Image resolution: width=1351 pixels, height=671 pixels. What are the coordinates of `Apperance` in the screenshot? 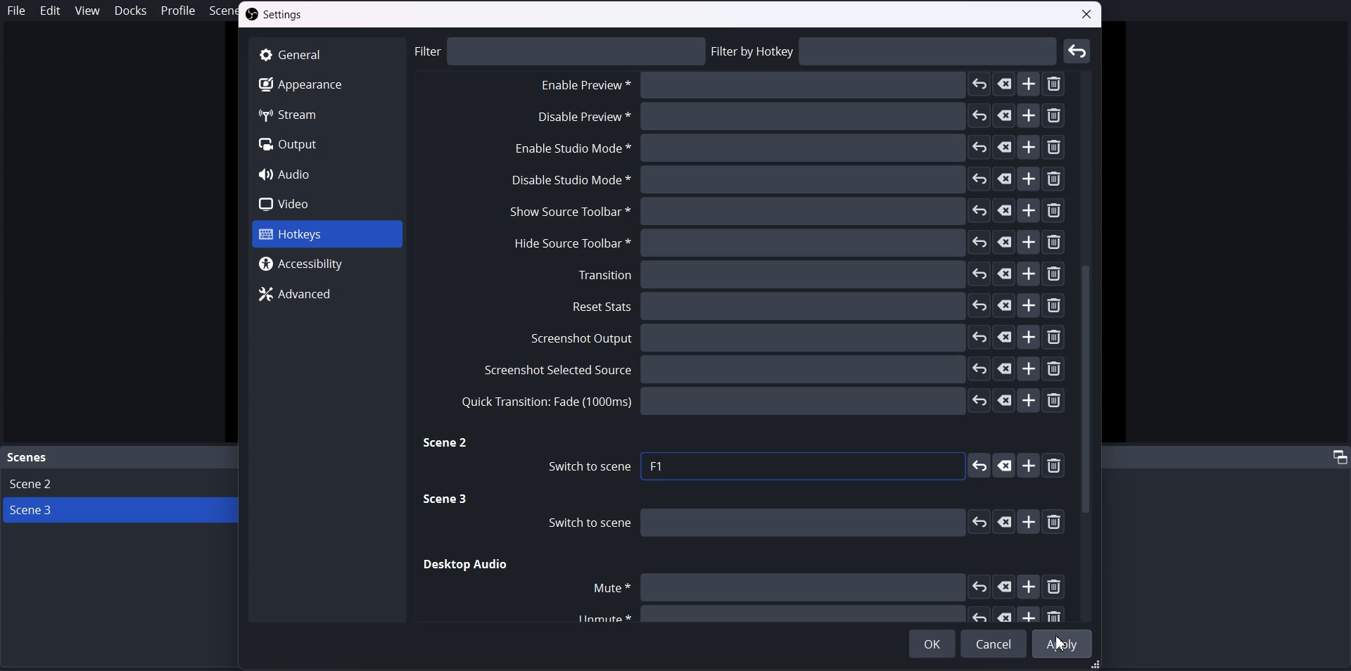 It's located at (325, 84).